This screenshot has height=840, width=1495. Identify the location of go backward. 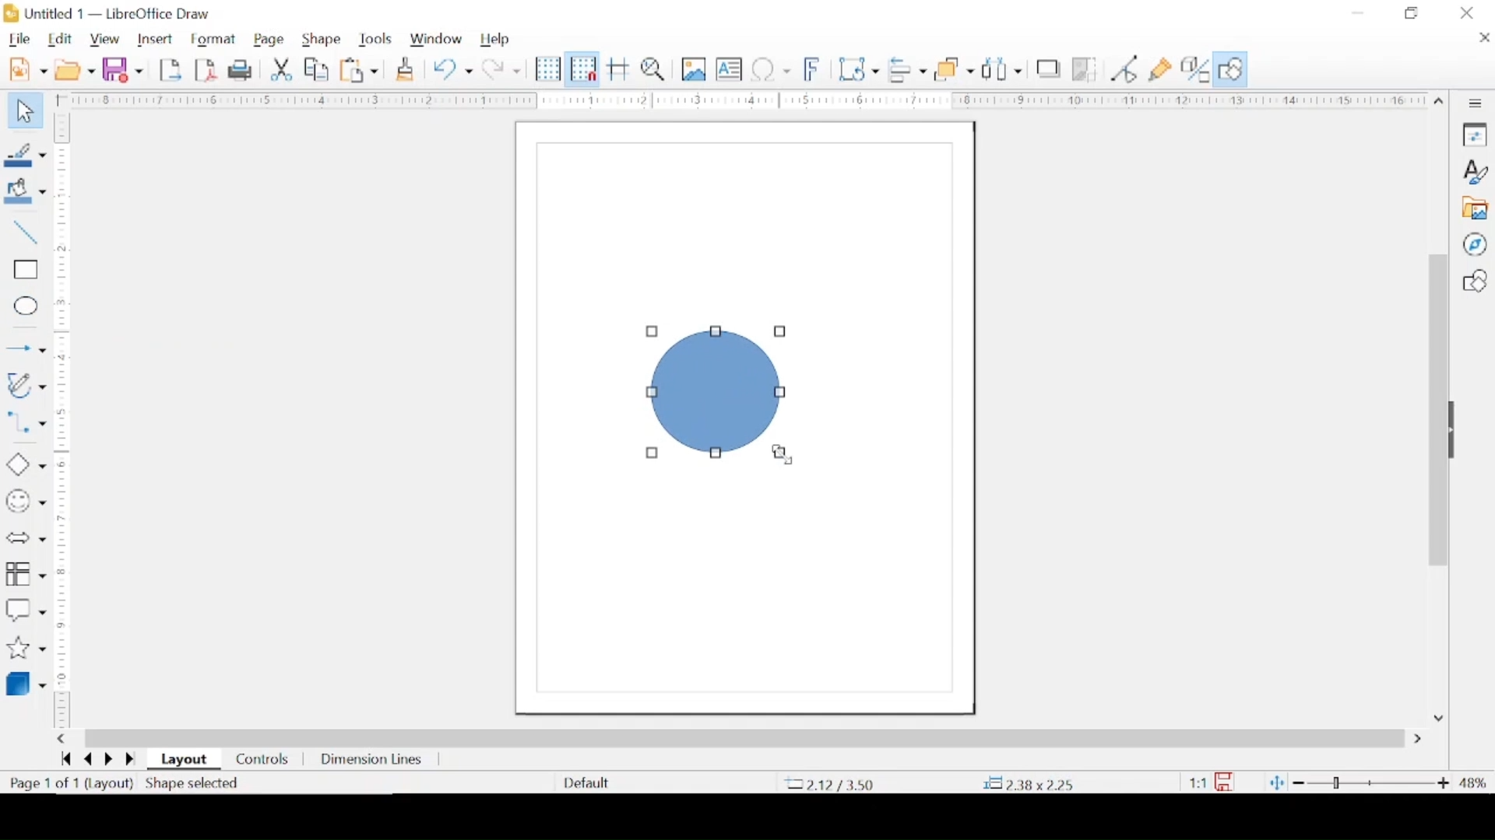
(63, 761).